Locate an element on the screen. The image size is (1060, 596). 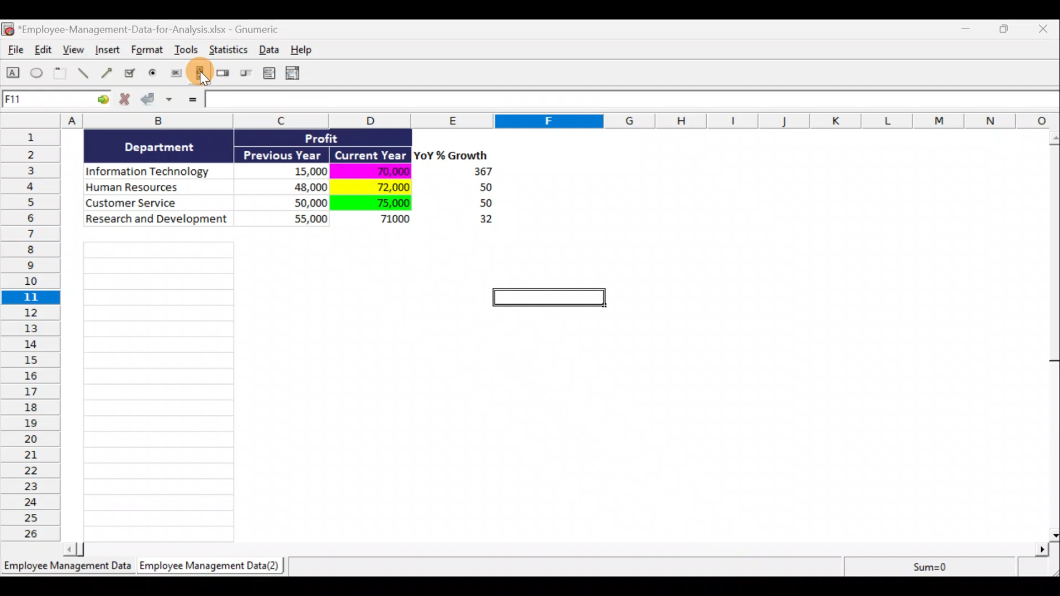
Scroll bar is located at coordinates (560, 547).